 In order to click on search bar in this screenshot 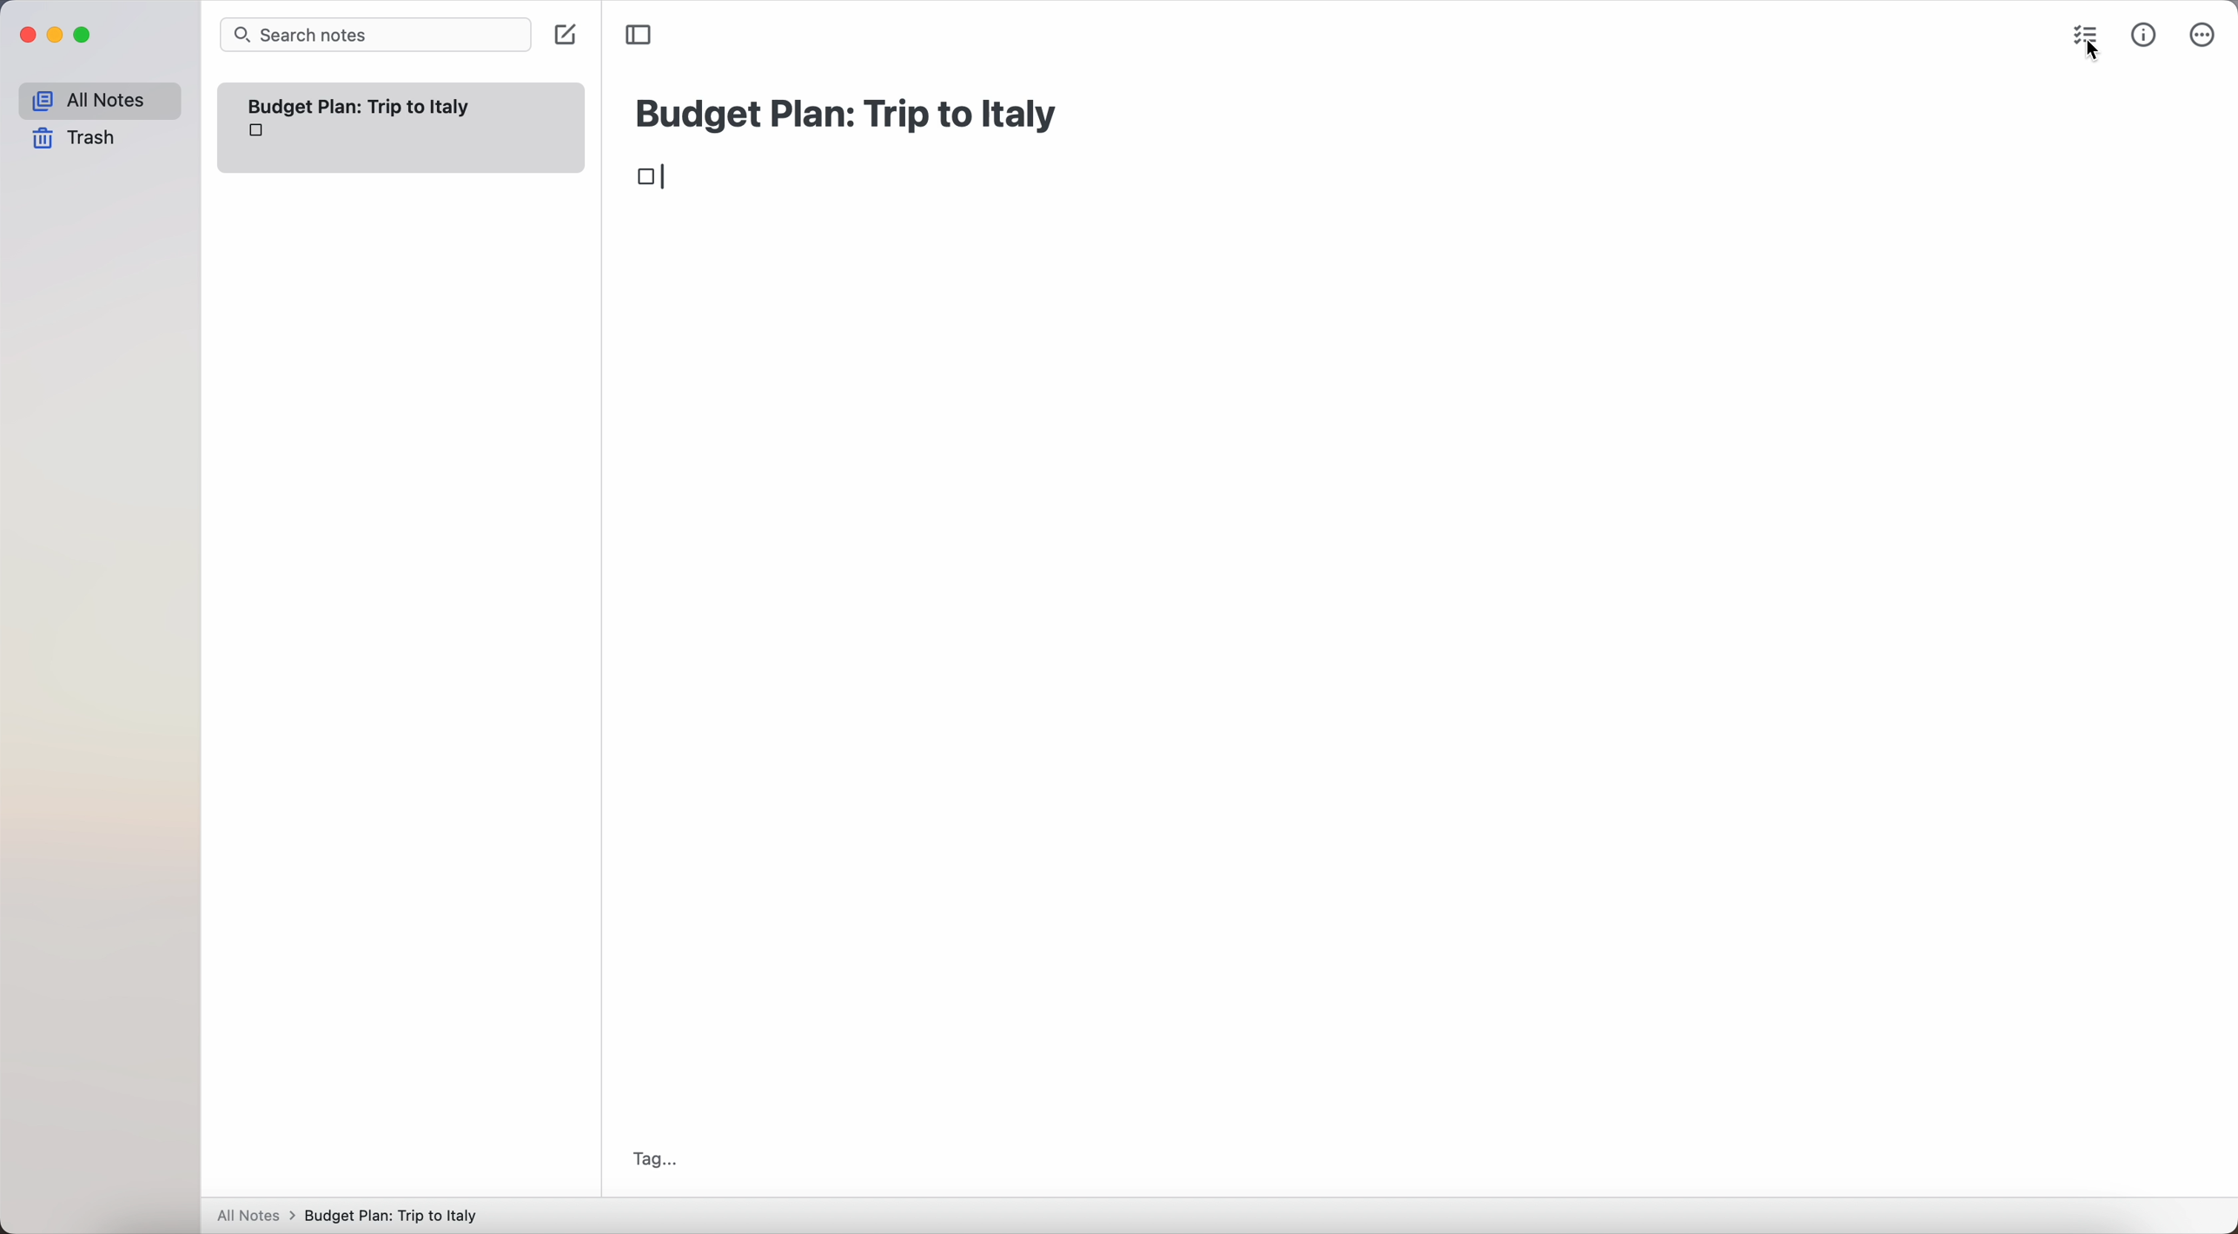, I will do `click(375, 35)`.